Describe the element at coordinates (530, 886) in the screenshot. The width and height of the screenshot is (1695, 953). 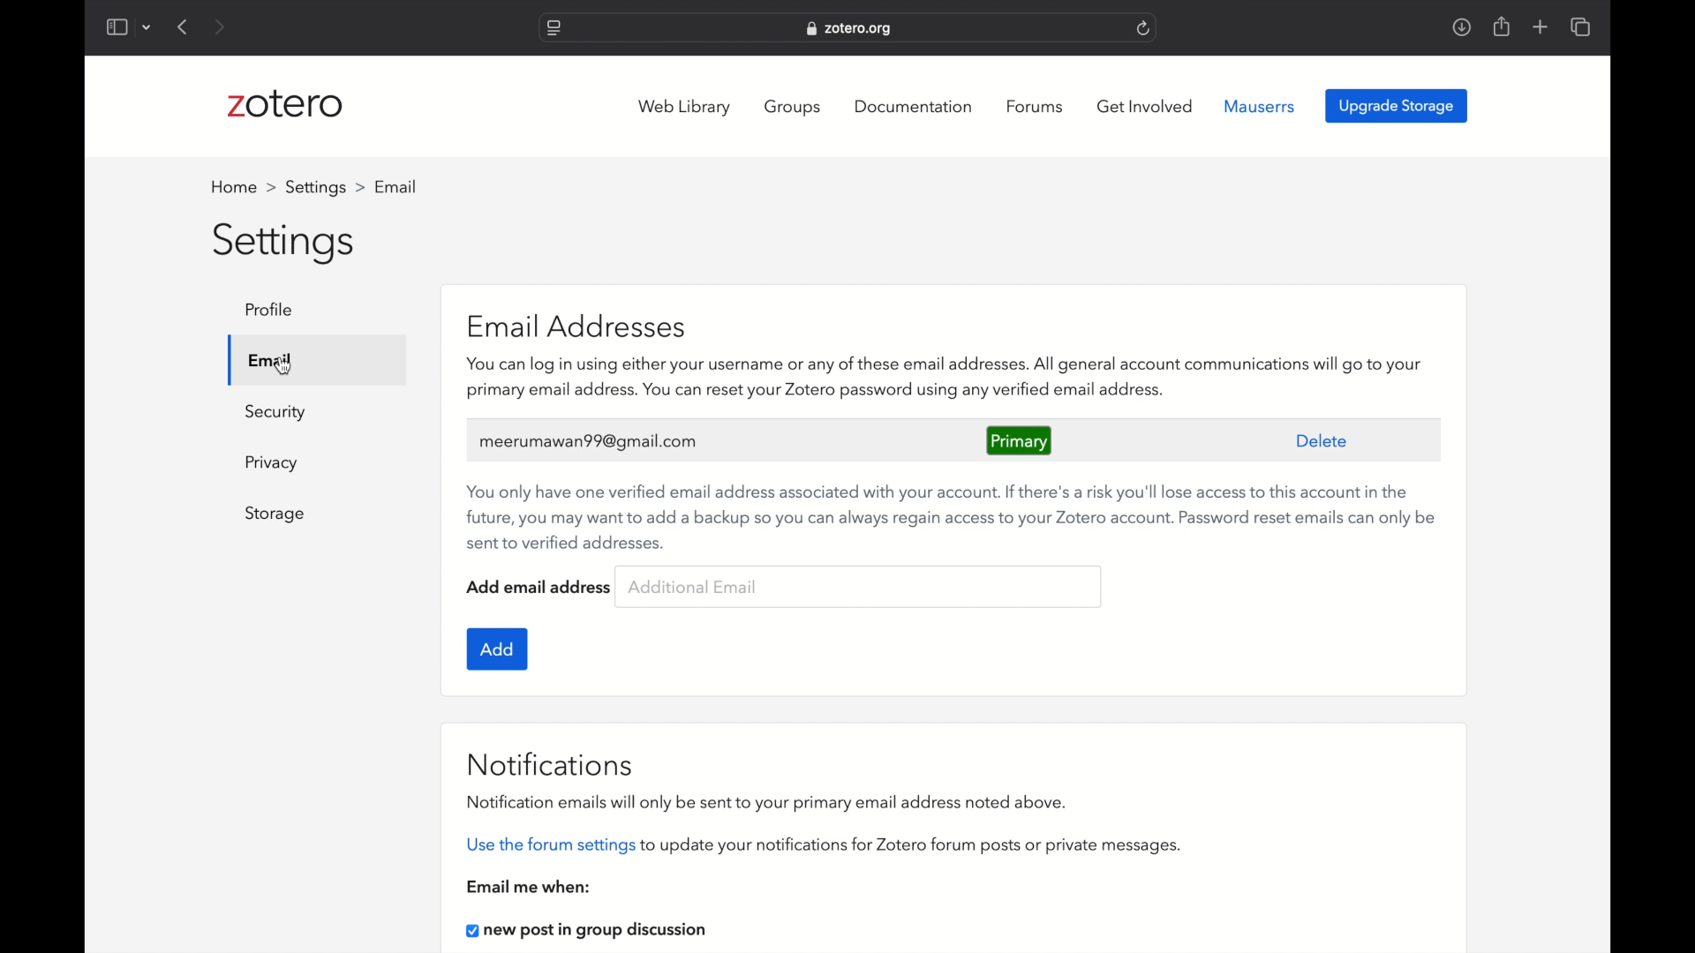
I see `email me when:` at that location.